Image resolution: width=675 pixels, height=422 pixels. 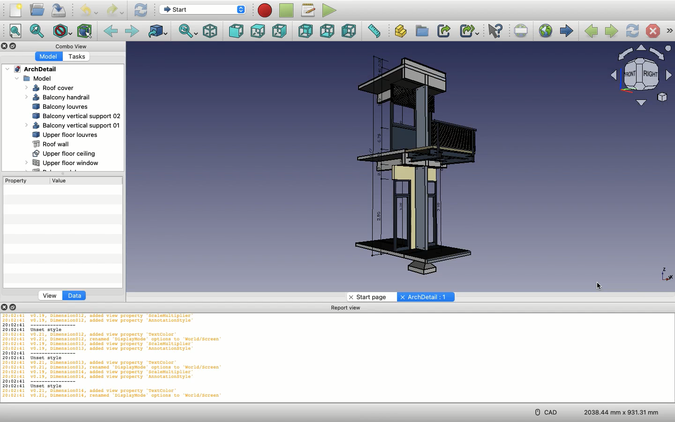 What do you see at coordinates (38, 32) in the screenshot?
I see `Fit selection` at bounding box center [38, 32].